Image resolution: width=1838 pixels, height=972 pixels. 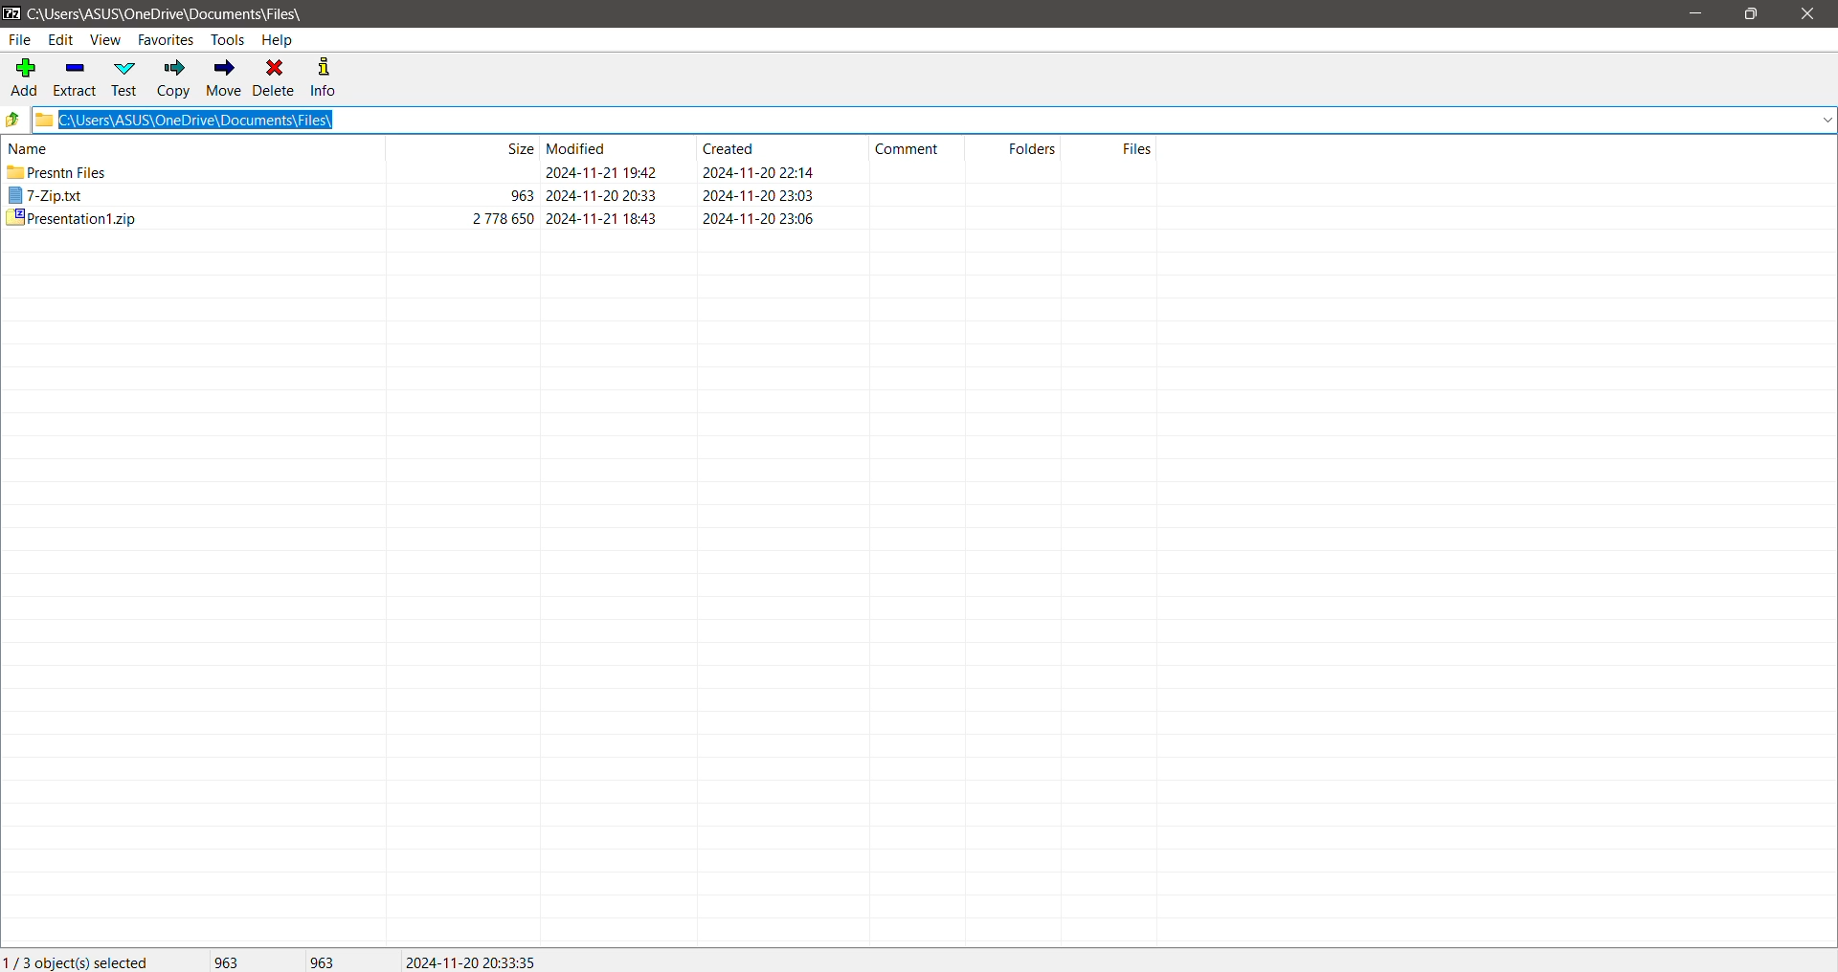 I want to click on created, so click(x=728, y=148).